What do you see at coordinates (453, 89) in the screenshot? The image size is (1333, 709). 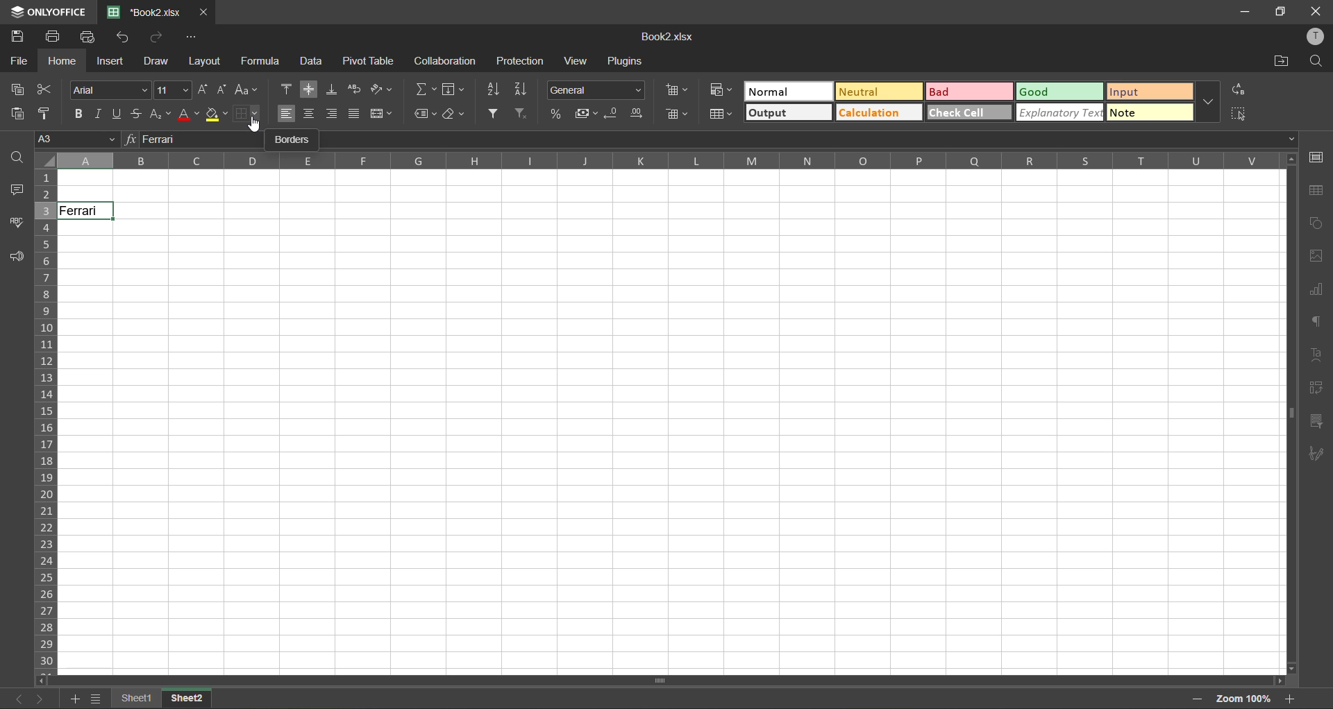 I see `fields` at bounding box center [453, 89].